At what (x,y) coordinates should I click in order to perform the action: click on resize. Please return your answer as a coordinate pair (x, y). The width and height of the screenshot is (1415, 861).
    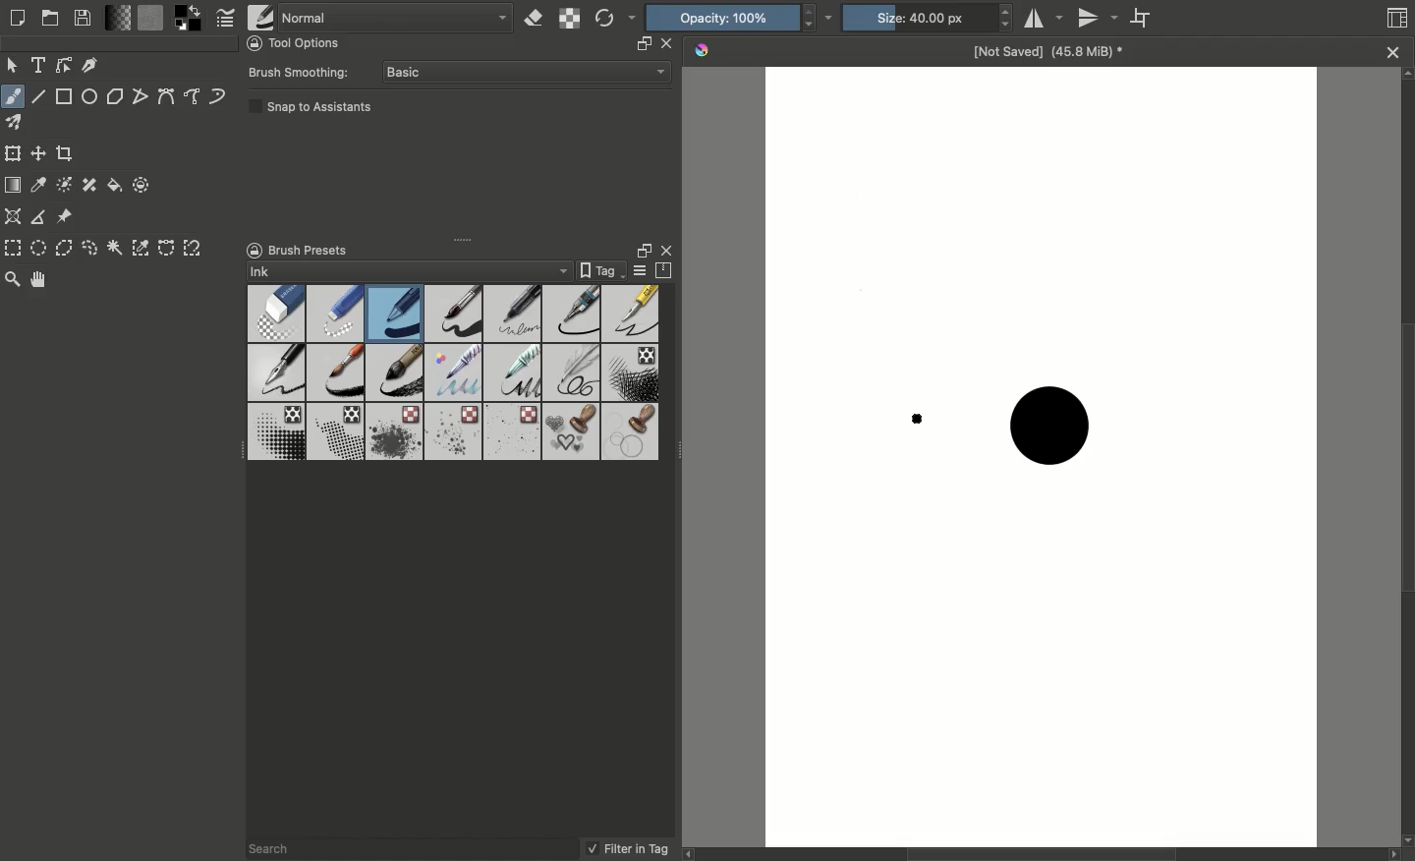
    Looking at the image, I should click on (641, 44).